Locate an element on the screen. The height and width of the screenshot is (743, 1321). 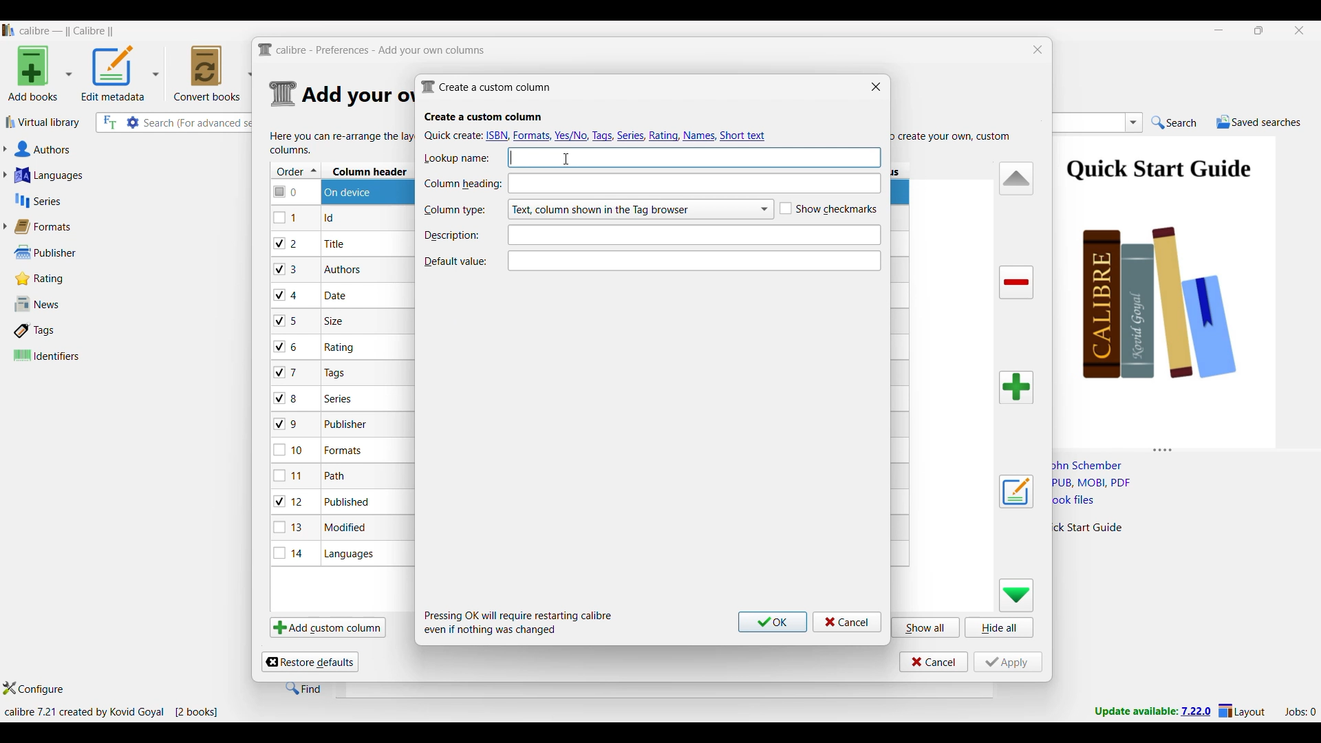
Input search here is located at coordinates (200, 123).